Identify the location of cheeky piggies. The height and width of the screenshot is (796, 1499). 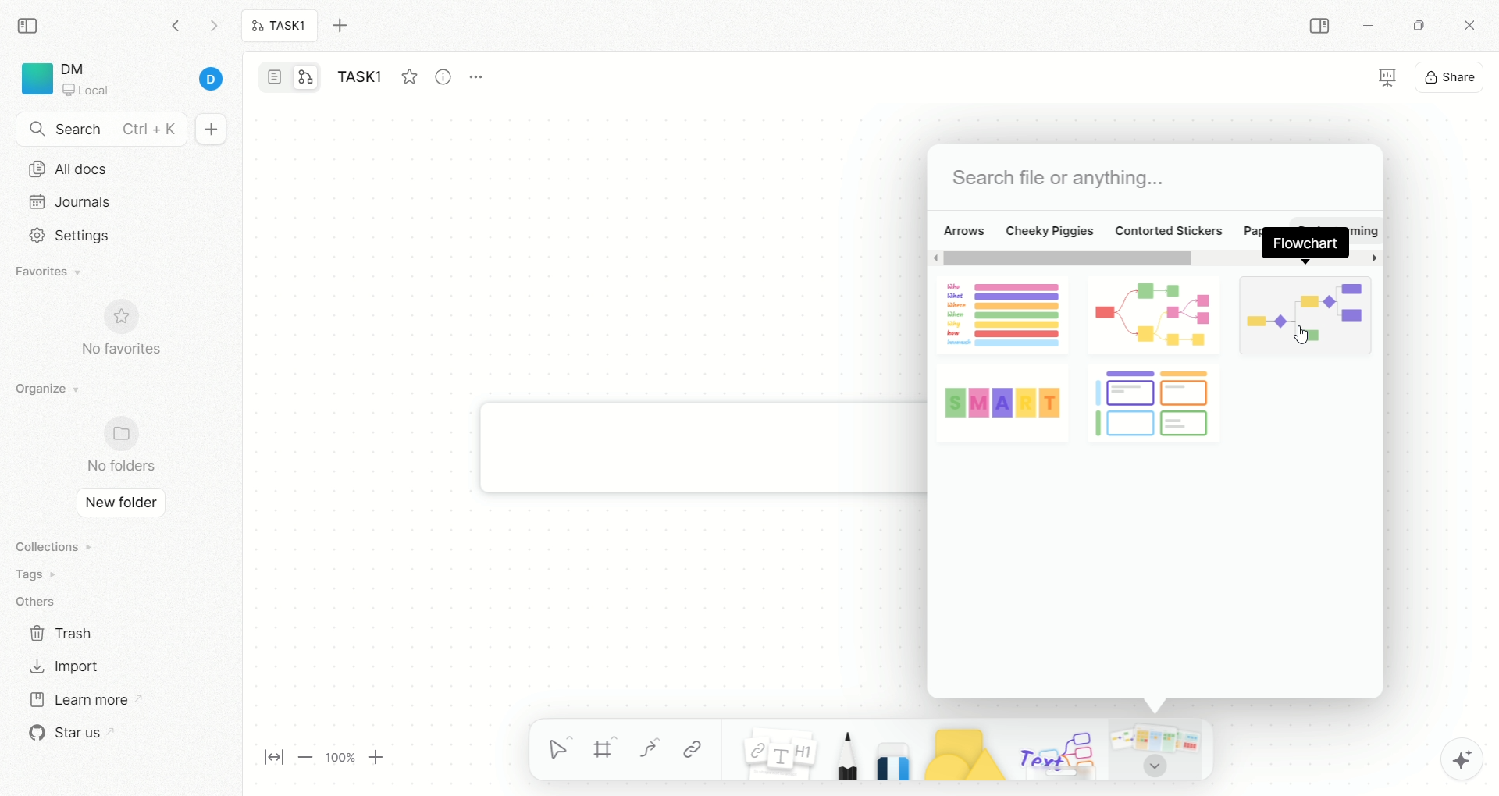
(1050, 229).